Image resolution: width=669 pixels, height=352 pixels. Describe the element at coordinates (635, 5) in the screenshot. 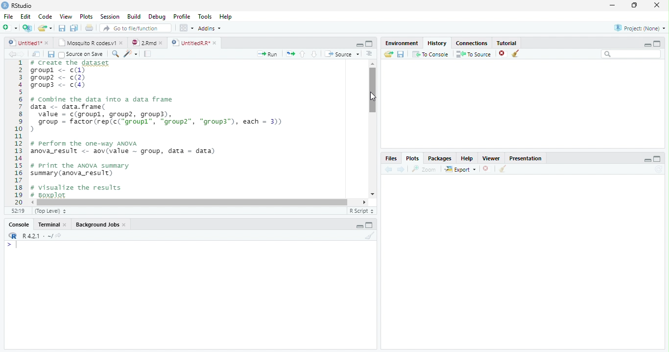

I see `Maximize` at that location.